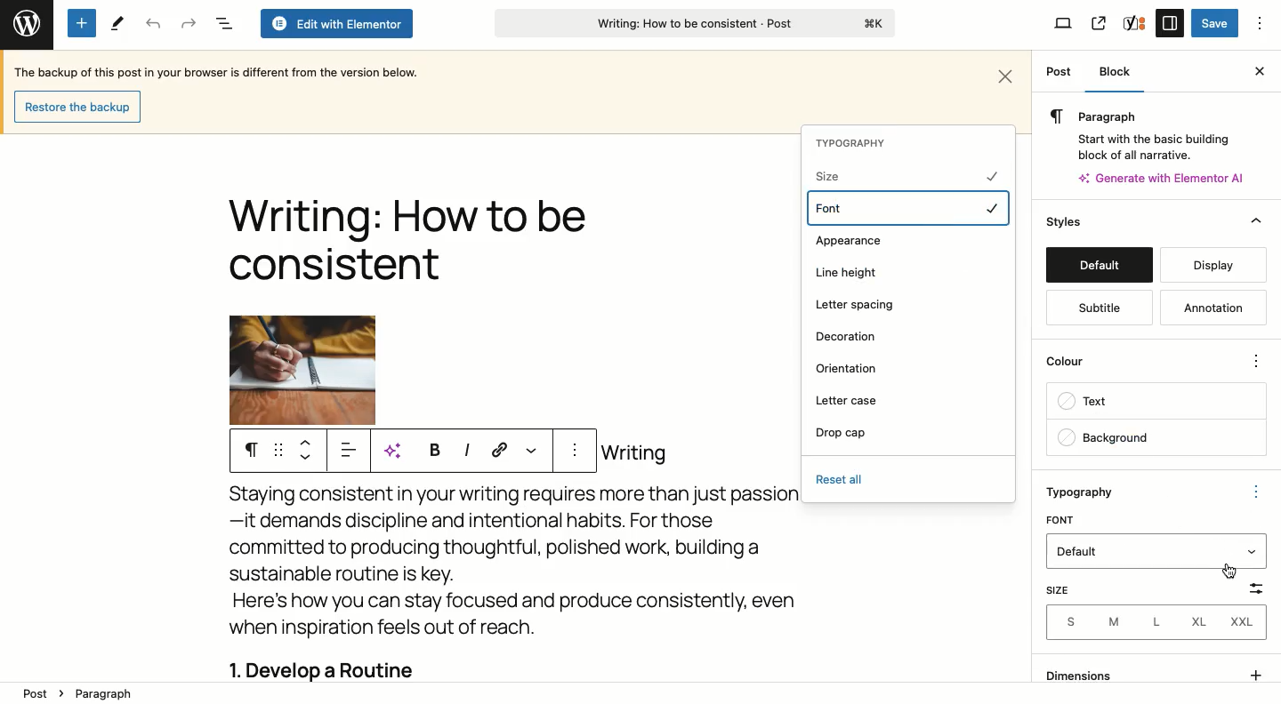  Describe the element at coordinates (1250, 551) in the screenshot. I see `Show` at that location.